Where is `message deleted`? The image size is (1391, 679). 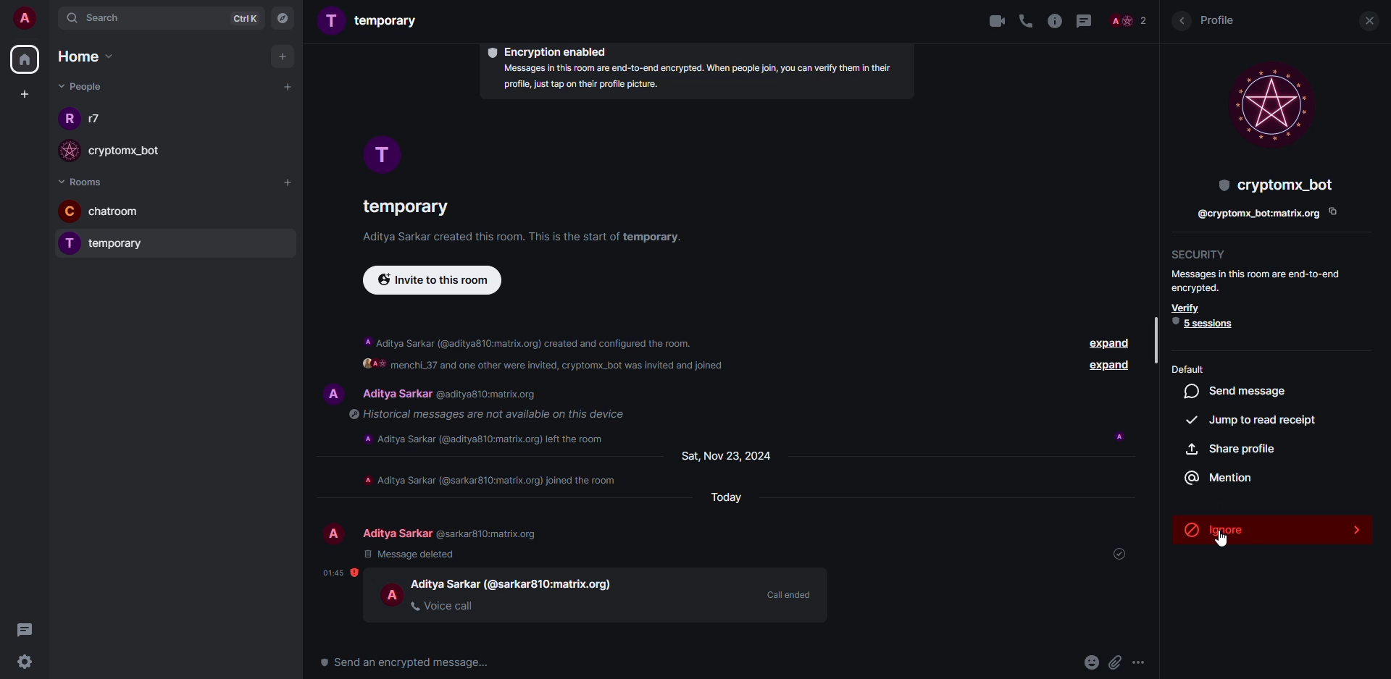 message deleted is located at coordinates (411, 554).